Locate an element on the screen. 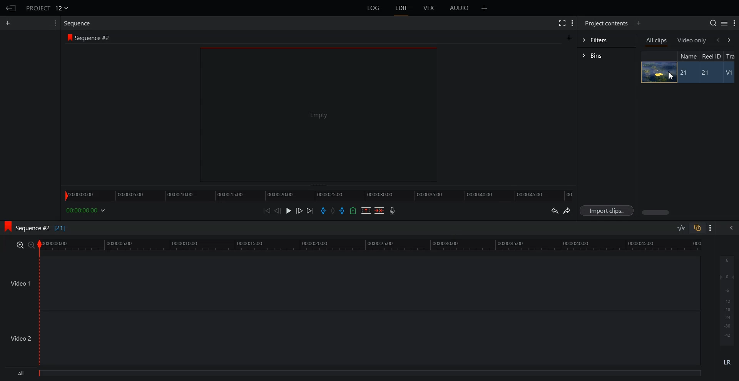 This screenshot has width=739, height=381. zoom in/zoom out is located at coordinates (24, 244).